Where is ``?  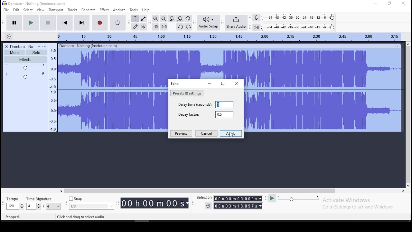  is located at coordinates (88, 45).